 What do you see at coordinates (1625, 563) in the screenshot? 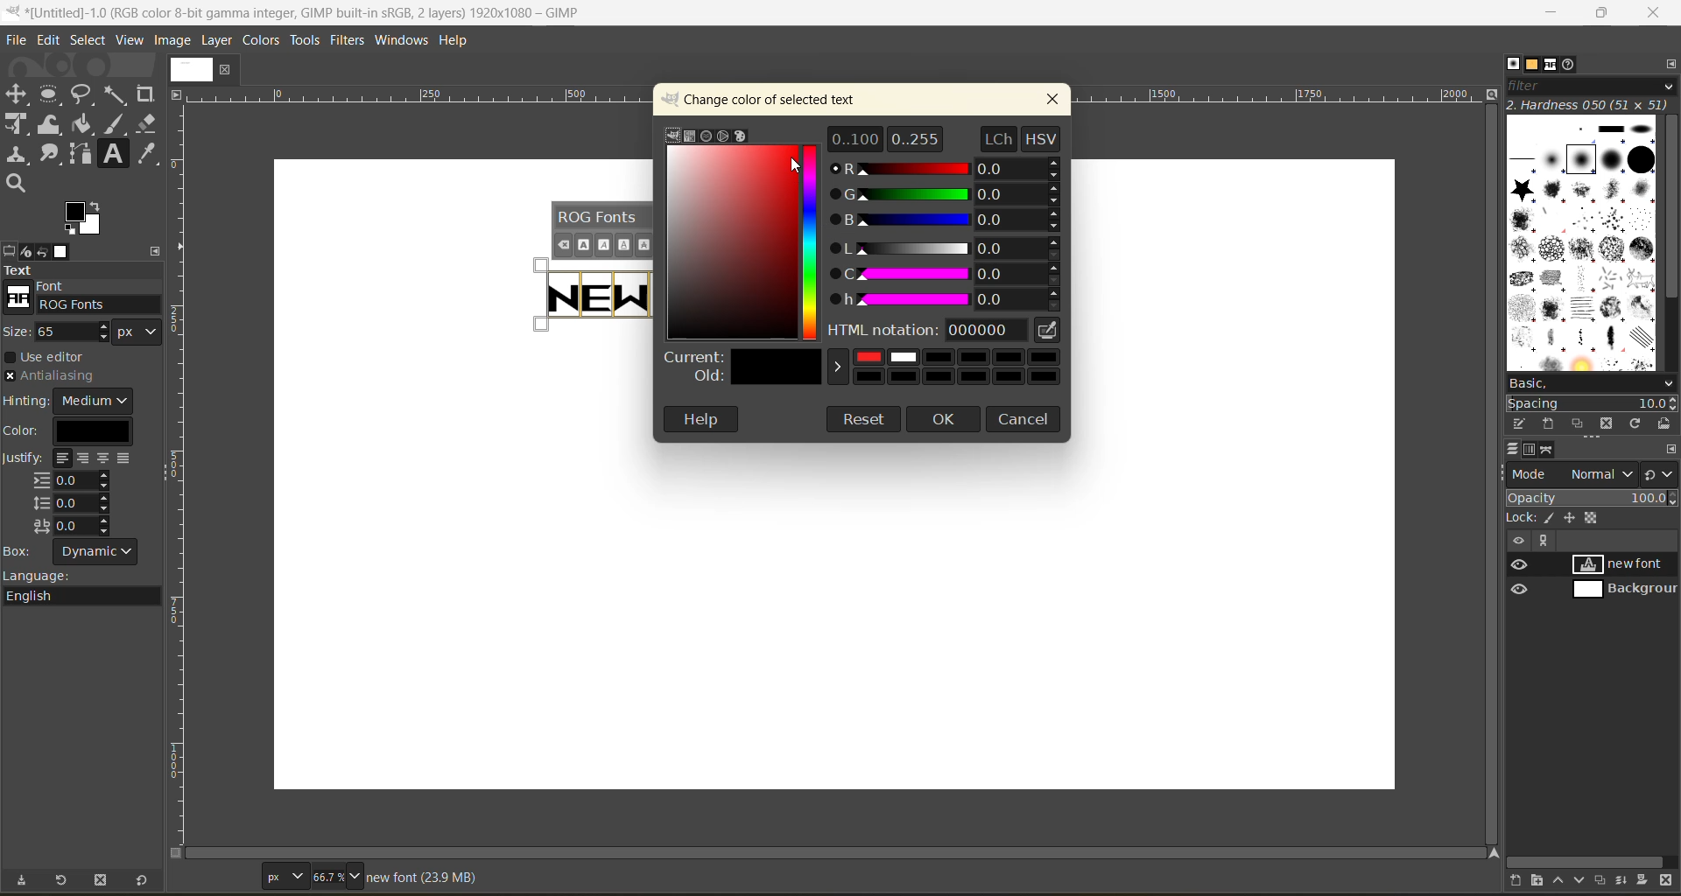
I see `new font` at bounding box center [1625, 563].